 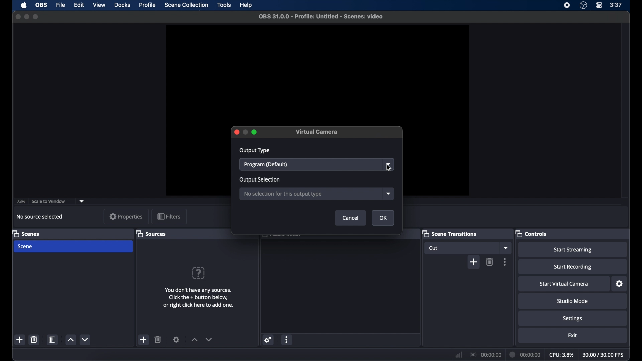 I want to click on settings, so click(x=572, y=319).